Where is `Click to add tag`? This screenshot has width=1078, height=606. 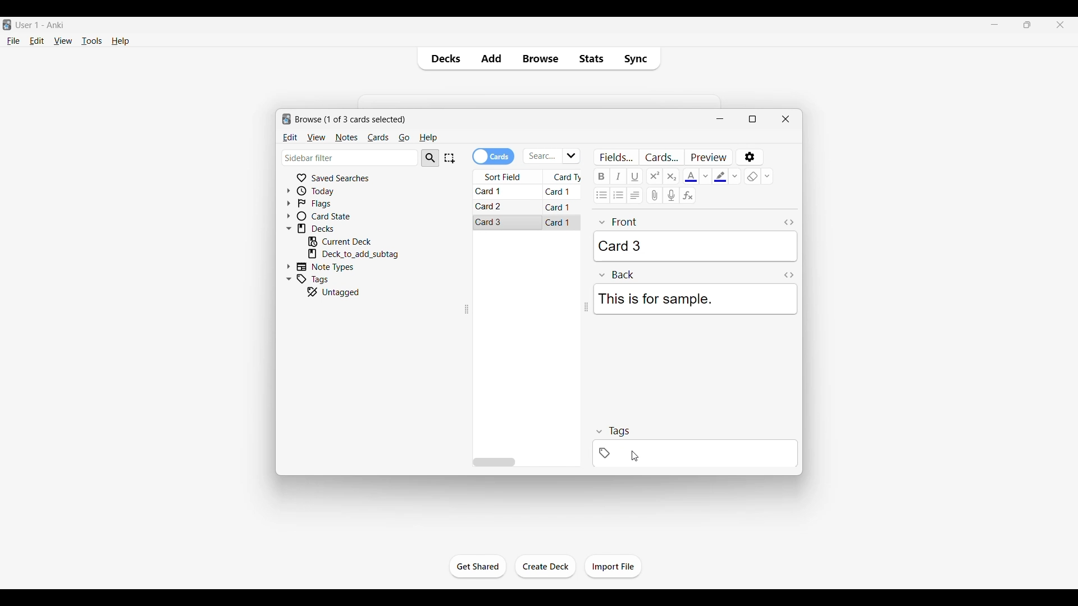
Click to add tag is located at coordinates (695, 453).